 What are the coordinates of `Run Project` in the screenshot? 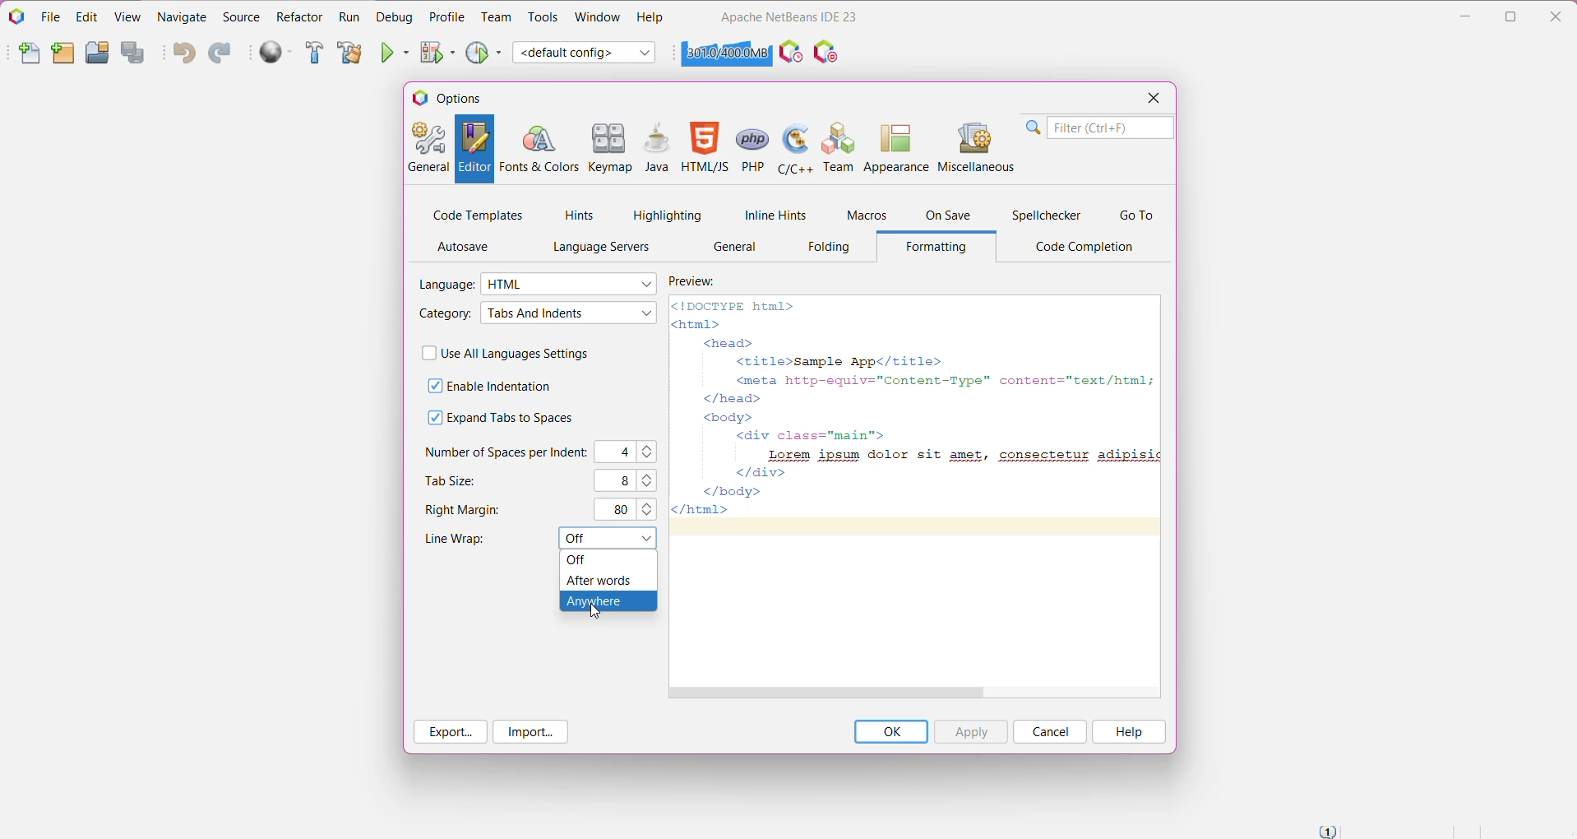 It's located at (396, 52).